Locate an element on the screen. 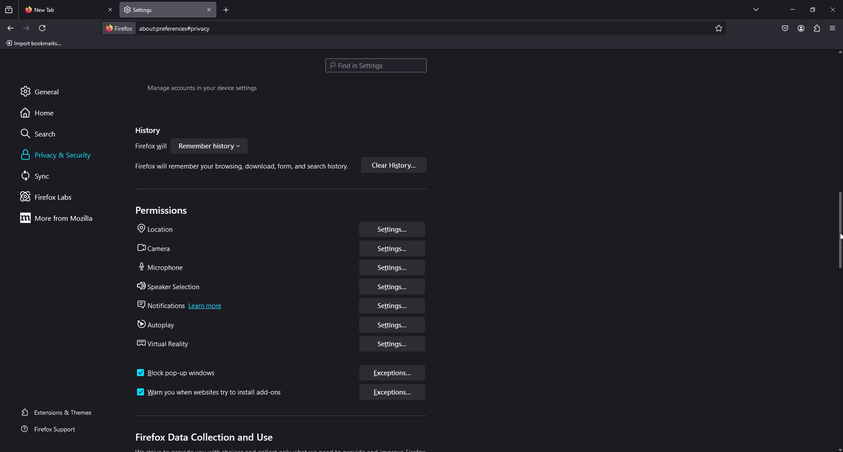 This screenshot has height=452, width=843. minimize is located at coordinates (793, 9).